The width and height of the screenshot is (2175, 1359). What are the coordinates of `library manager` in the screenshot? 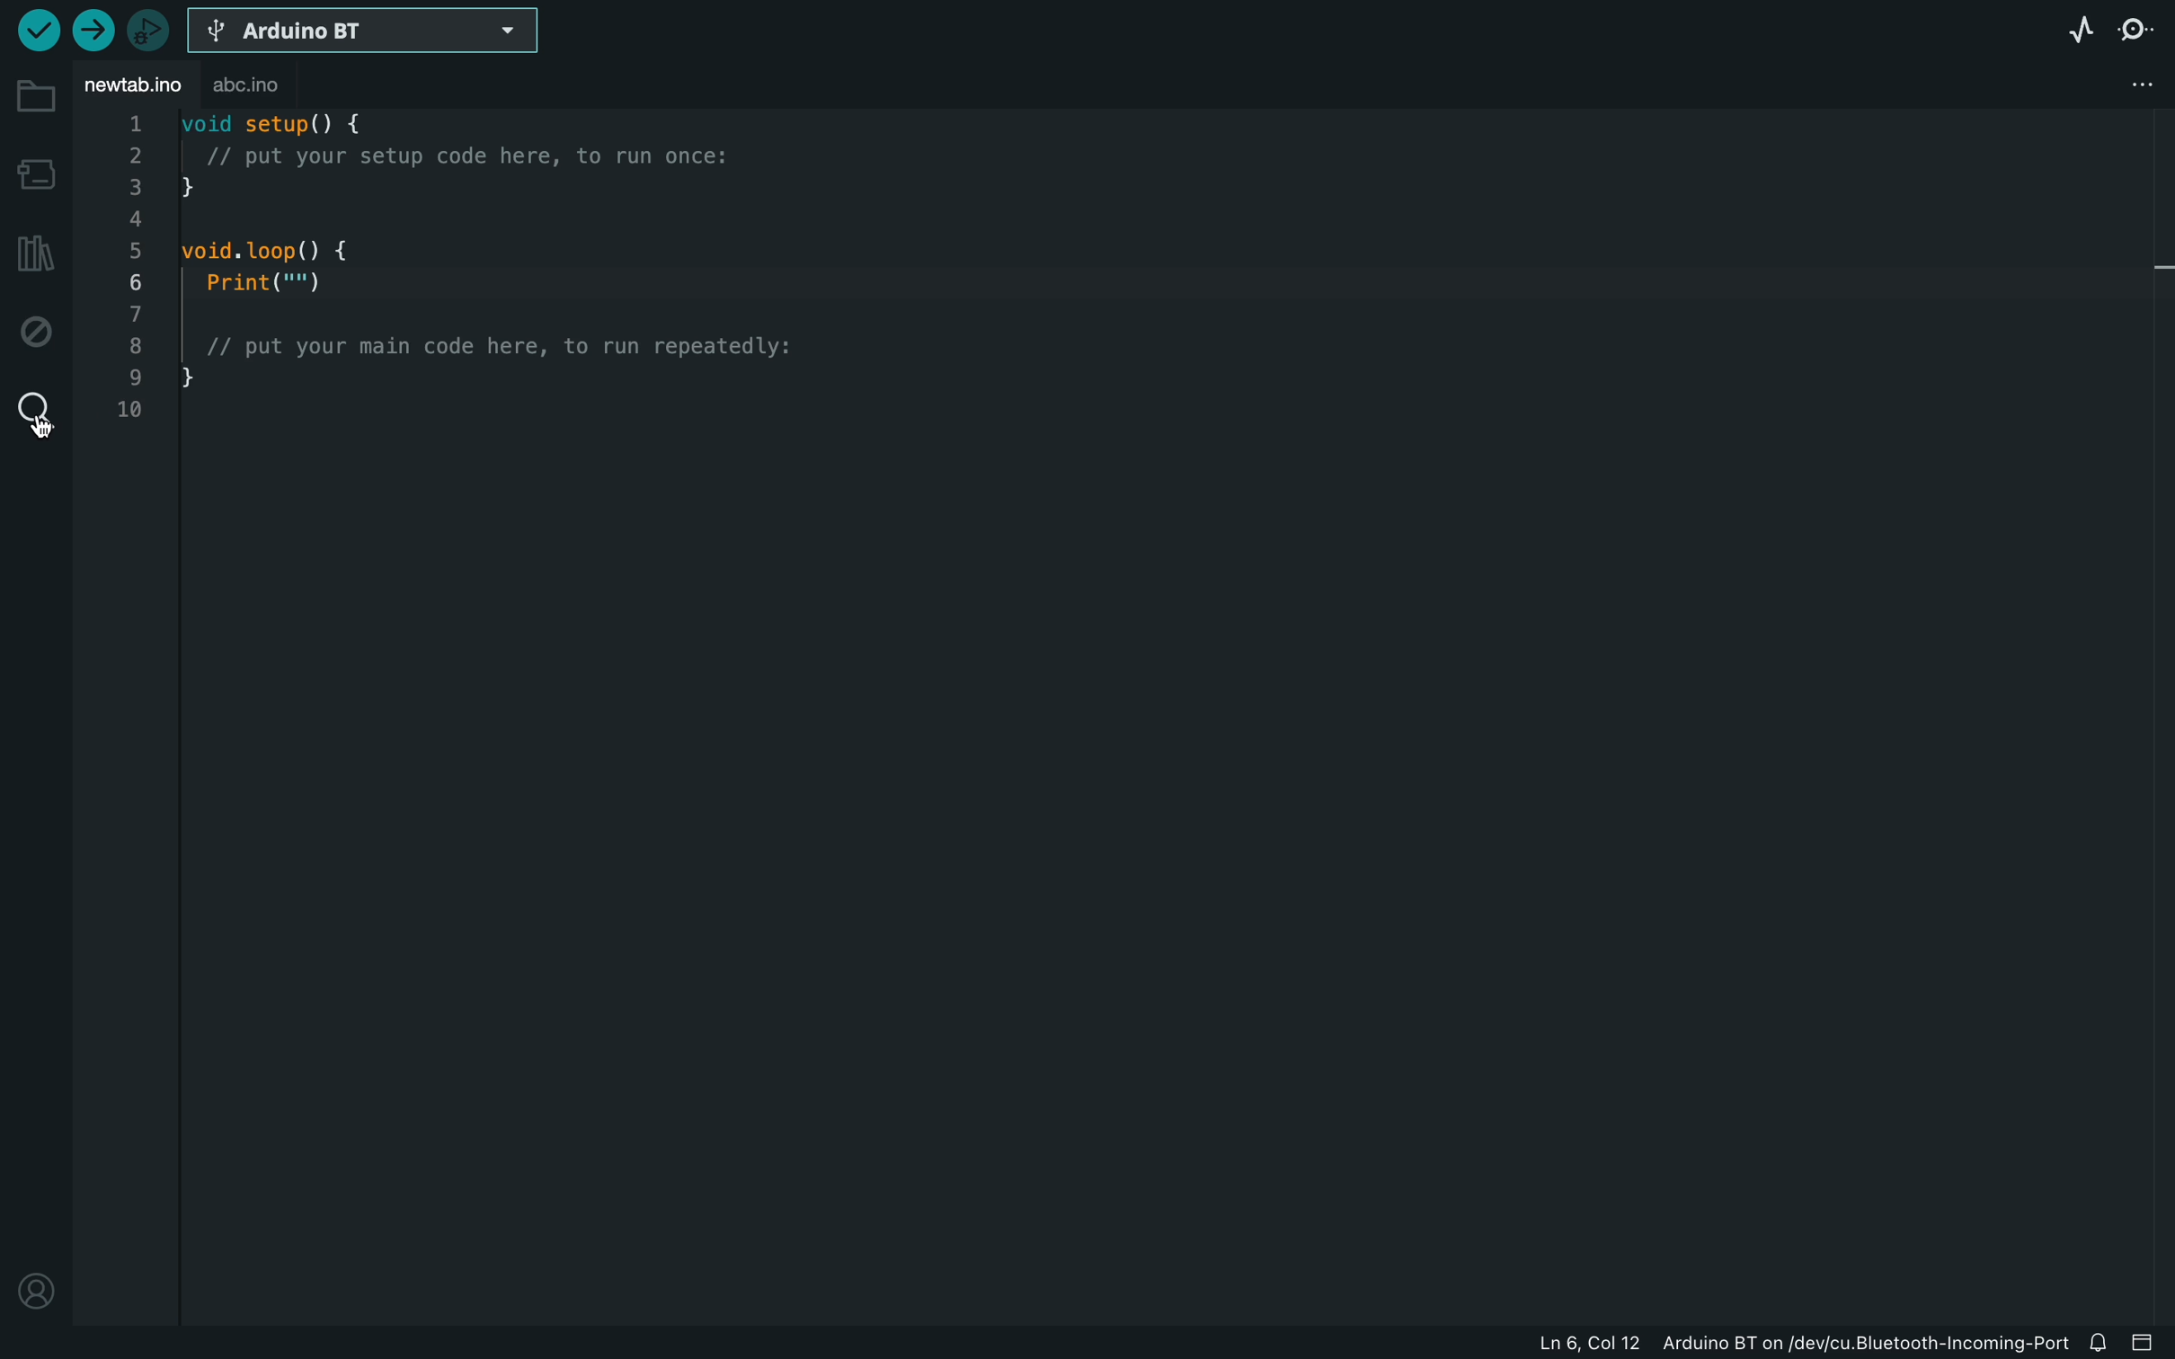 It's located at (31, 257).